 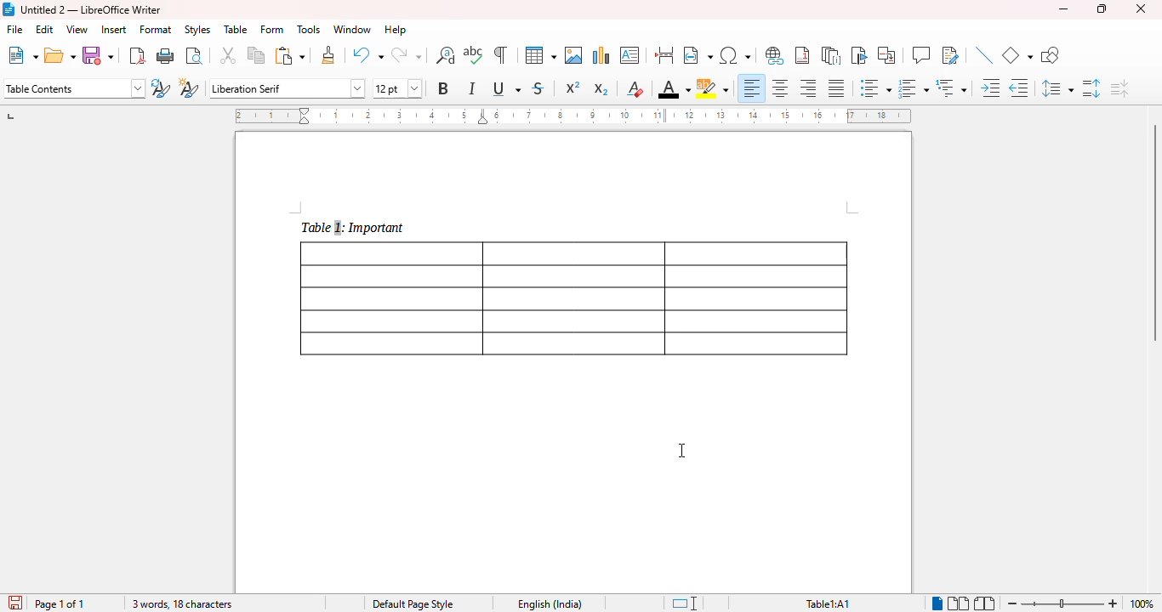 What do you see at coordinates (602, 55) in the screenshot?
I see `insert chart` at bounding box center [602, 55].